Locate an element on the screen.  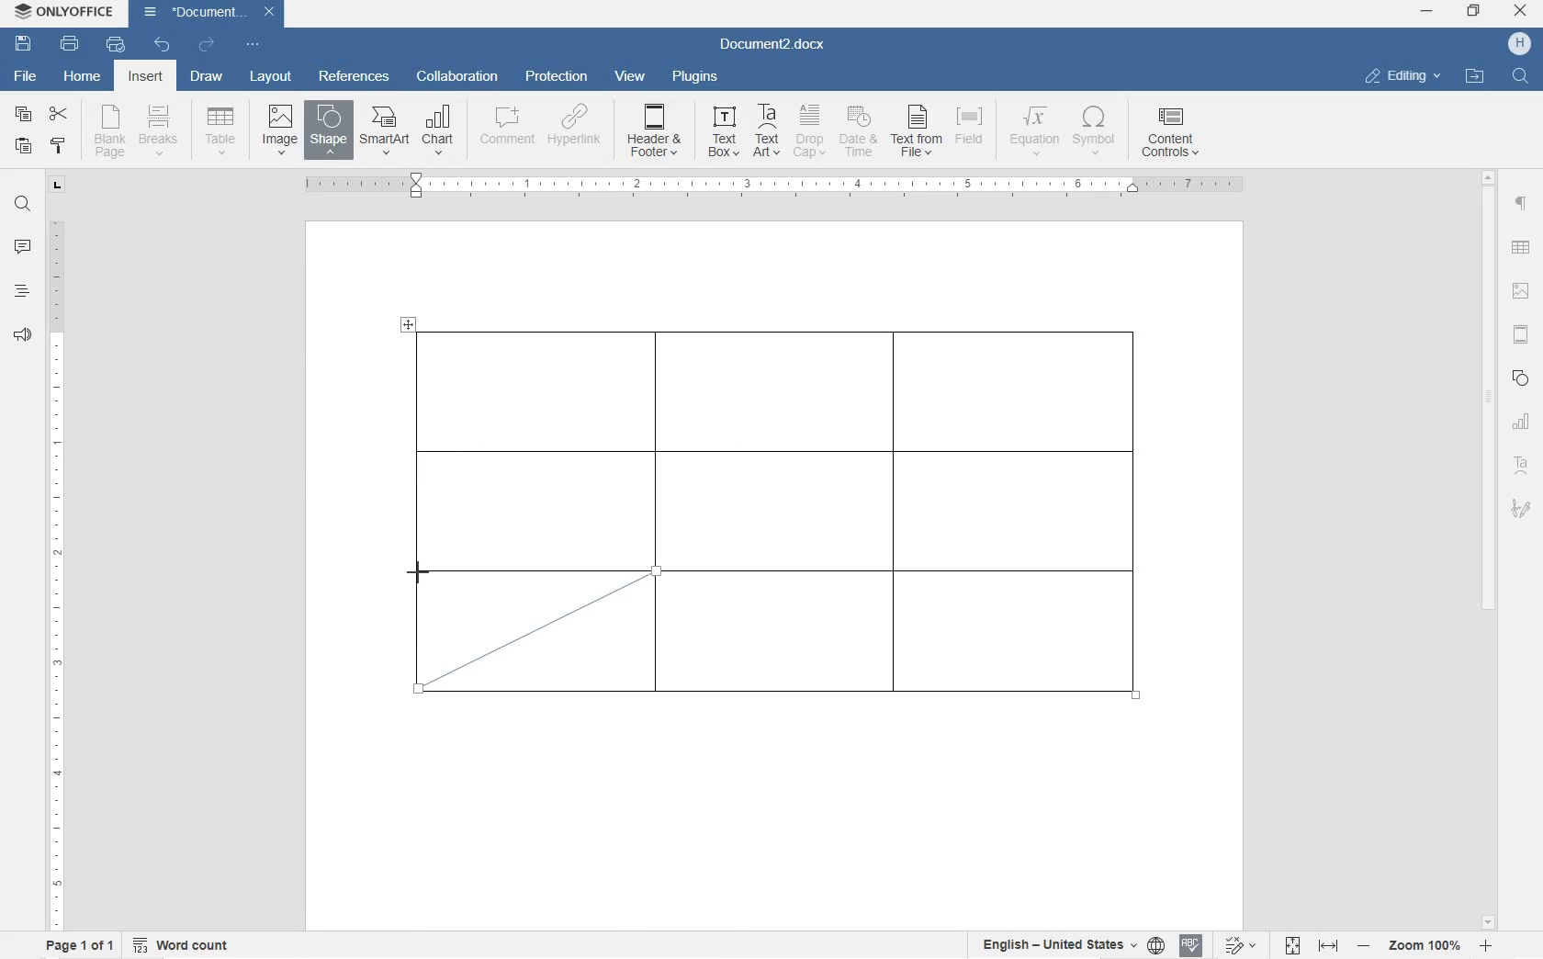
ruler is located at coordinates (56, 569).